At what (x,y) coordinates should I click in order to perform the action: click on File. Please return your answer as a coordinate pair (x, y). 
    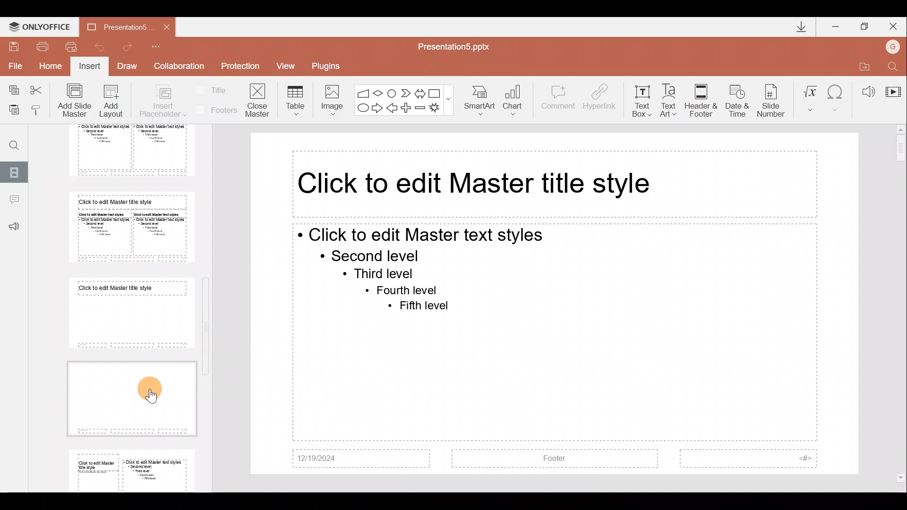
    Looking at the image, I should click on (14, 66).